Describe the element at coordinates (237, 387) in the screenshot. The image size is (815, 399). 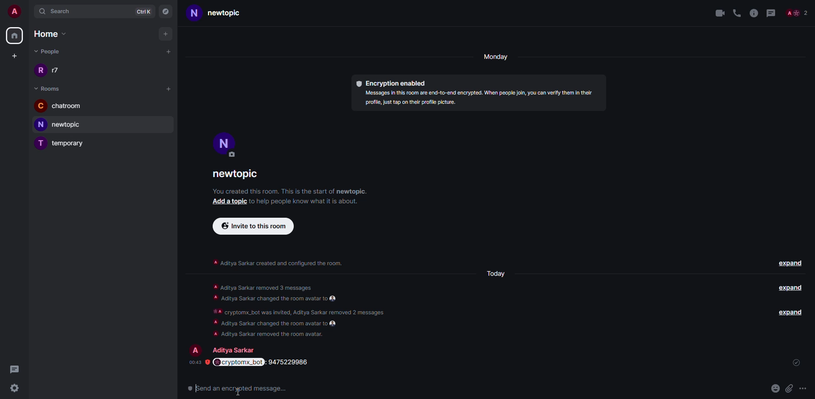
I see `cryptomx_bot` at that location.